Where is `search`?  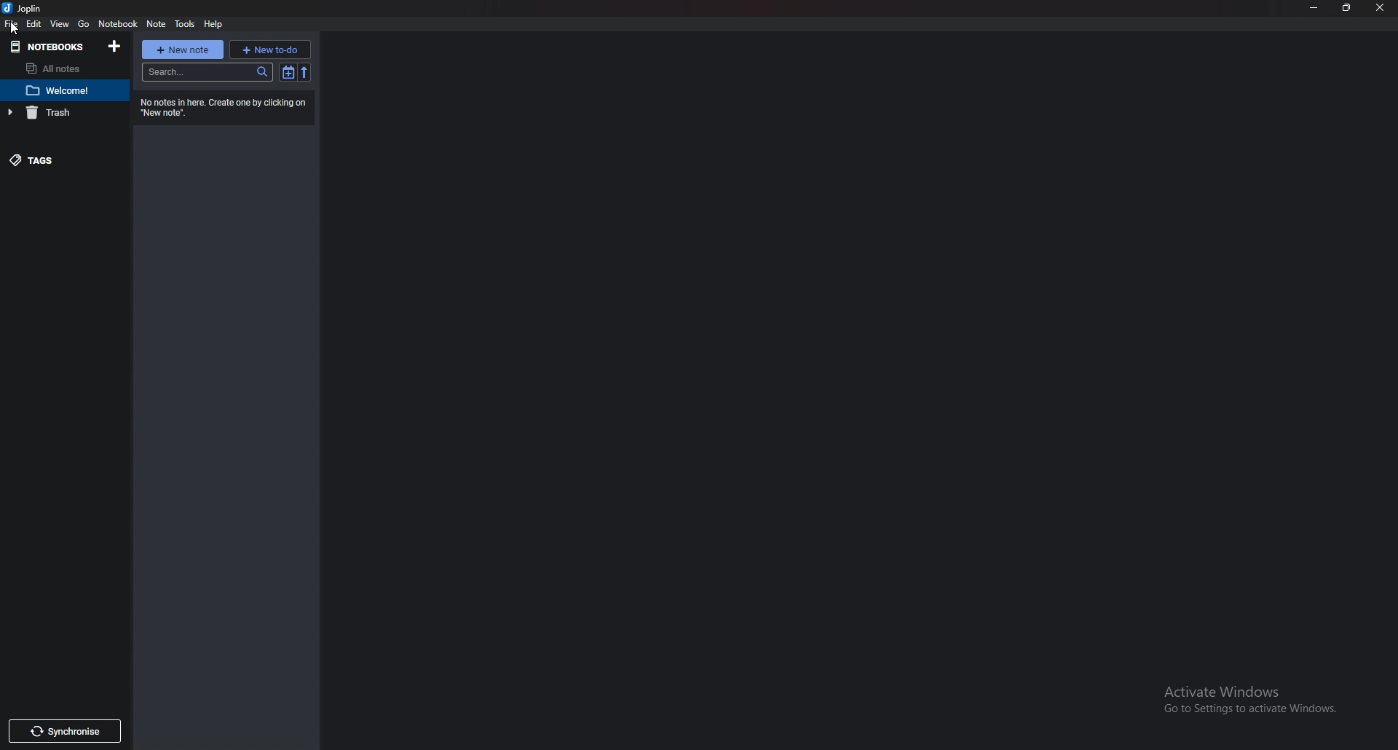
search is located at coordinates (208, 72).